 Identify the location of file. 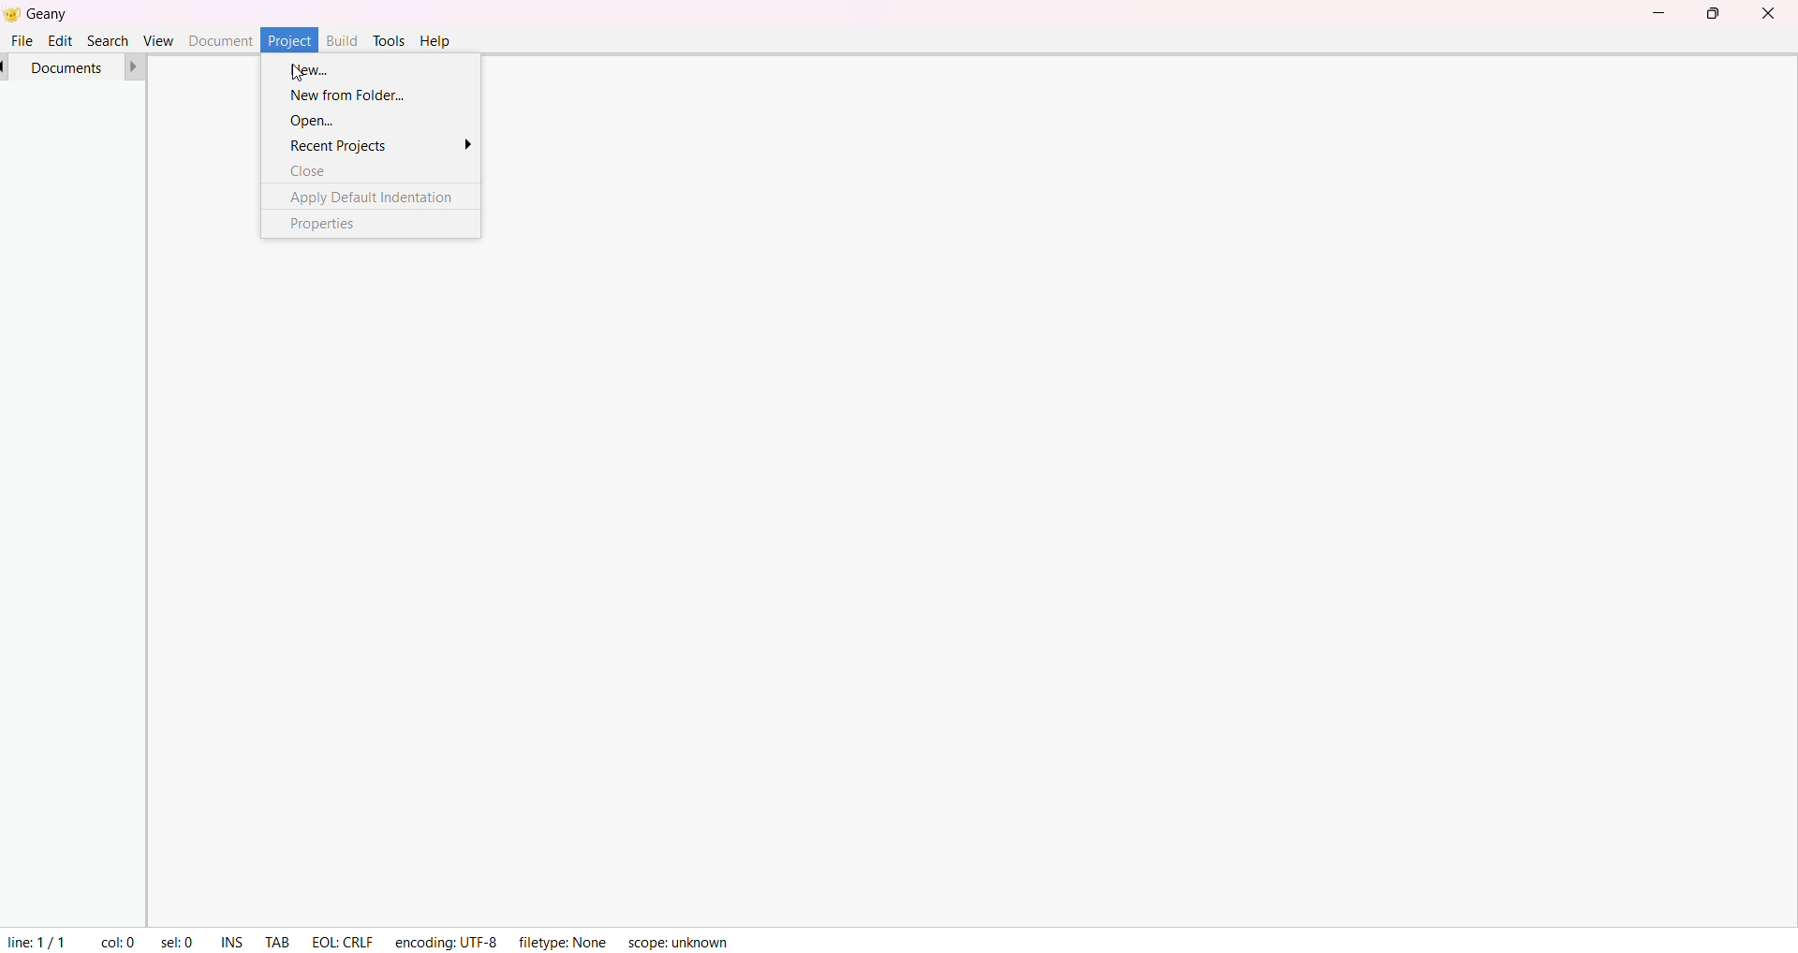
(22, 40).